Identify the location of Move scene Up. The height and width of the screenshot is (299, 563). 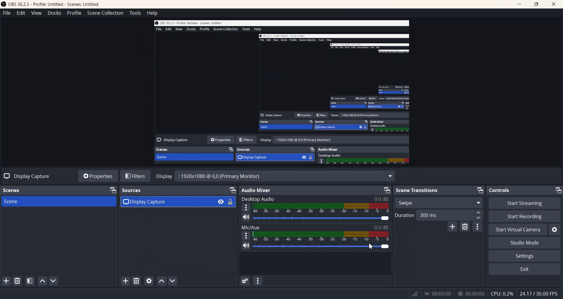
(43, 281).